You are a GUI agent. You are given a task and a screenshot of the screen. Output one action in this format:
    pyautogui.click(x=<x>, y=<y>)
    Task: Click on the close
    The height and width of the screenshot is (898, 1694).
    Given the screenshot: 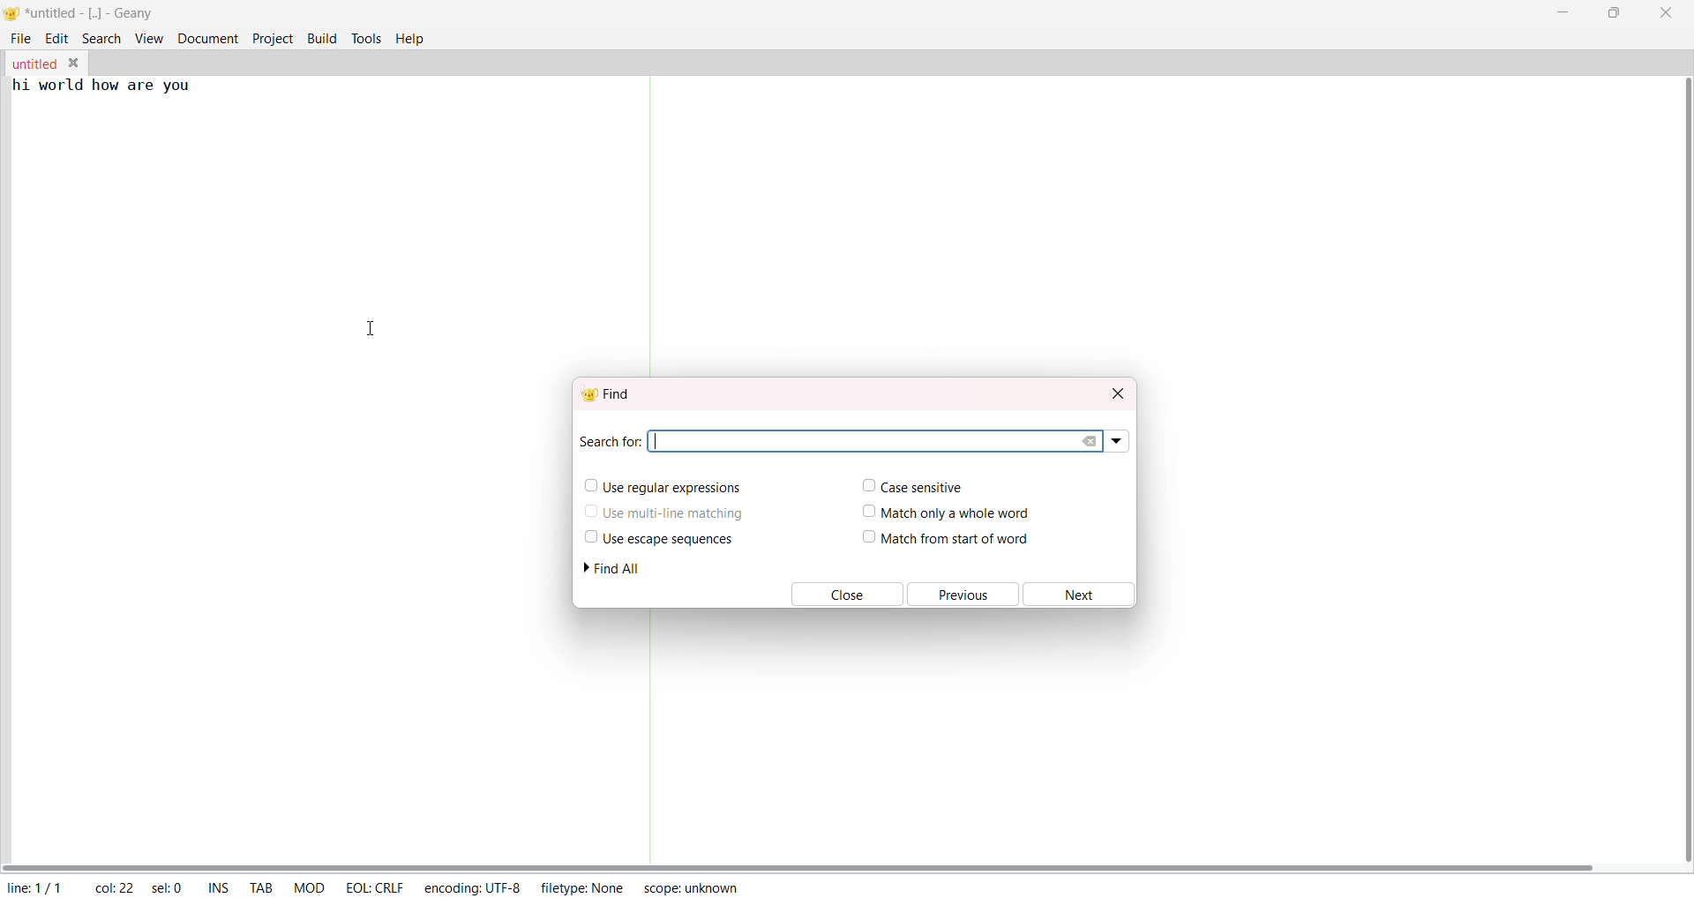 What is the action you would take?
    pyautogui.click(x=1117, y=393)
    